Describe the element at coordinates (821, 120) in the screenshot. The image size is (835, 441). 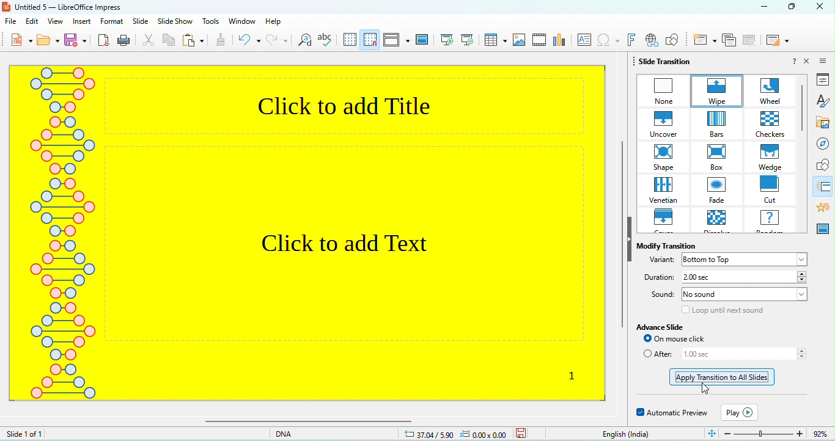
I see `gallery` at that location.